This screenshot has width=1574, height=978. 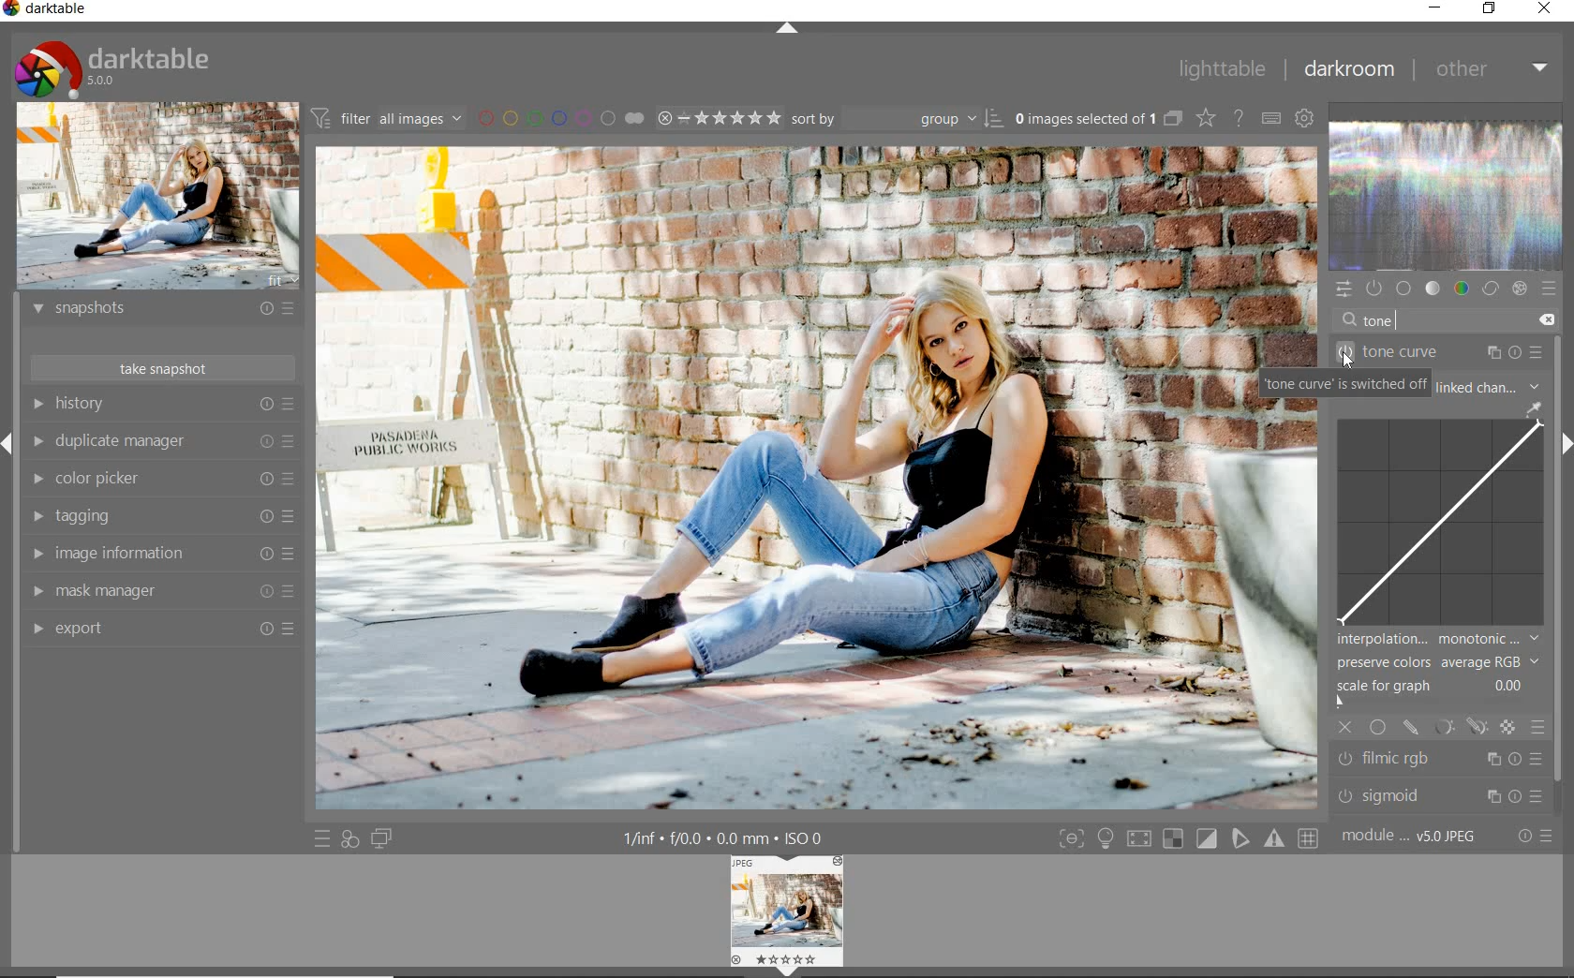 What do you see at coordinates (1205, 117) in the screenshot?
I see `change overlays shown on thumbnails` at bounding box center [1205, 117].